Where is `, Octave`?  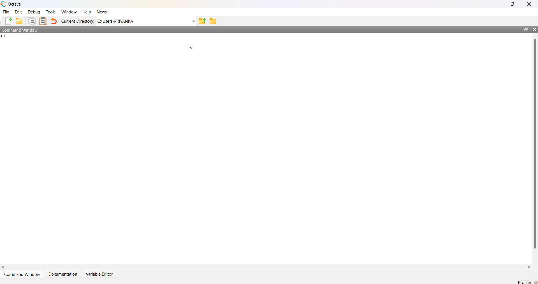 , Octave is located at coordinates (12, 3).